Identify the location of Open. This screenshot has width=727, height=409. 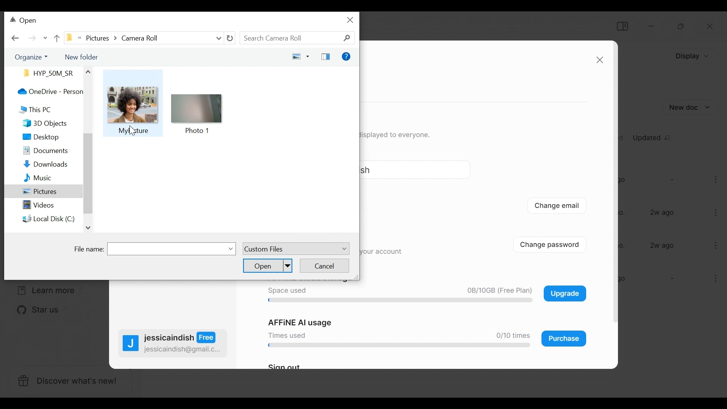
(24, 21).